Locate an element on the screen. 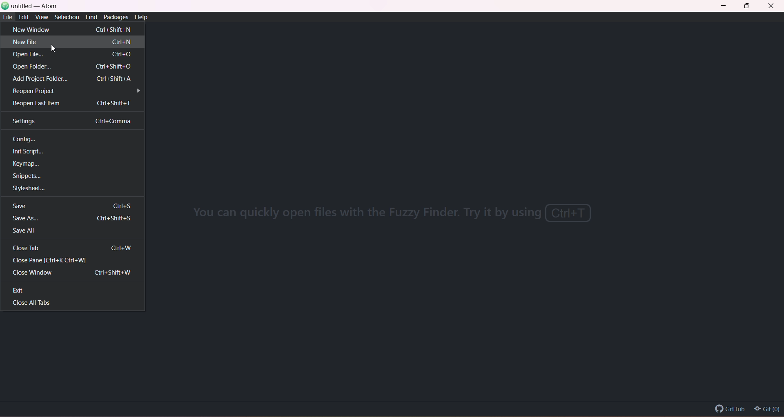 Image resolution: width=784 pixels, height=417 pixels. Find is located at coordinates (92, 17).